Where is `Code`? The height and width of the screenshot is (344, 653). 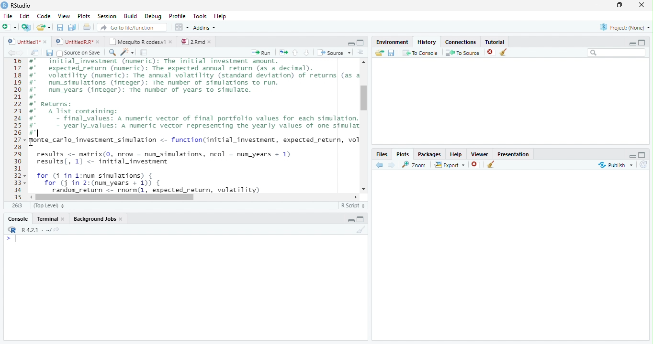
Code is located at coordinates (43, 16).